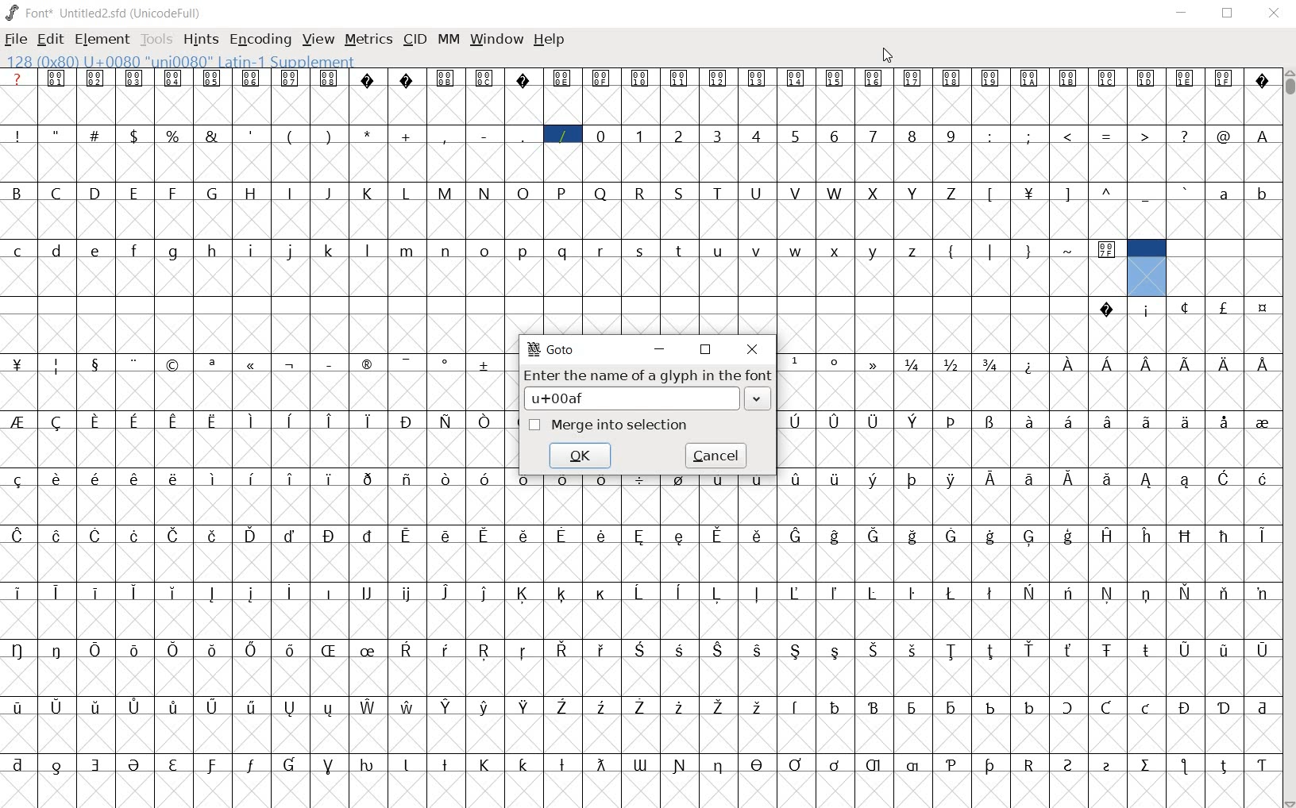  What do you see at coordinates (446, 77) in the screenshot?
I see `Symbol` at bounding box center [446, 77].